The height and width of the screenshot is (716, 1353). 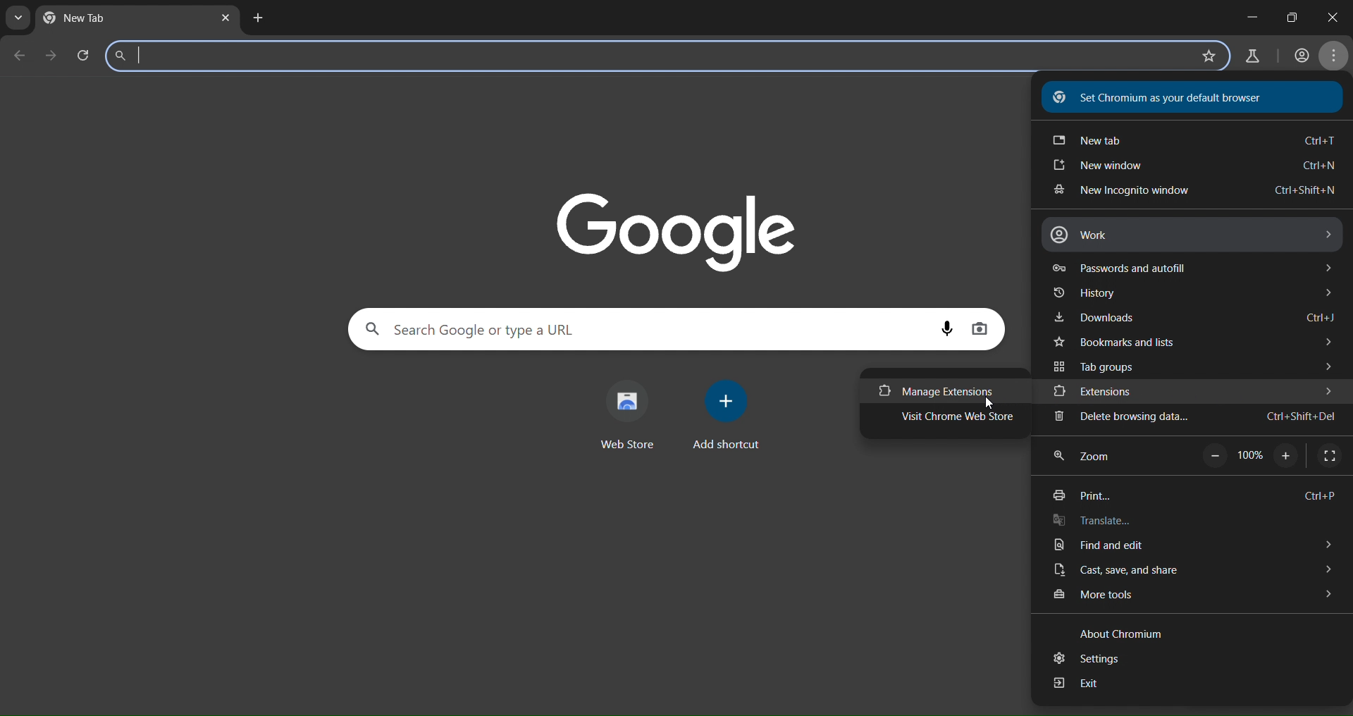 I want to click on search tabs, so click(x=17, y=20).